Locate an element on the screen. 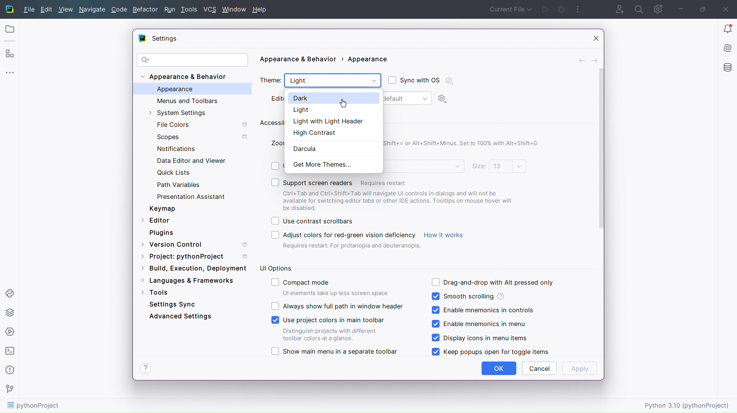  Python Console is located at coordinates (10, 292).